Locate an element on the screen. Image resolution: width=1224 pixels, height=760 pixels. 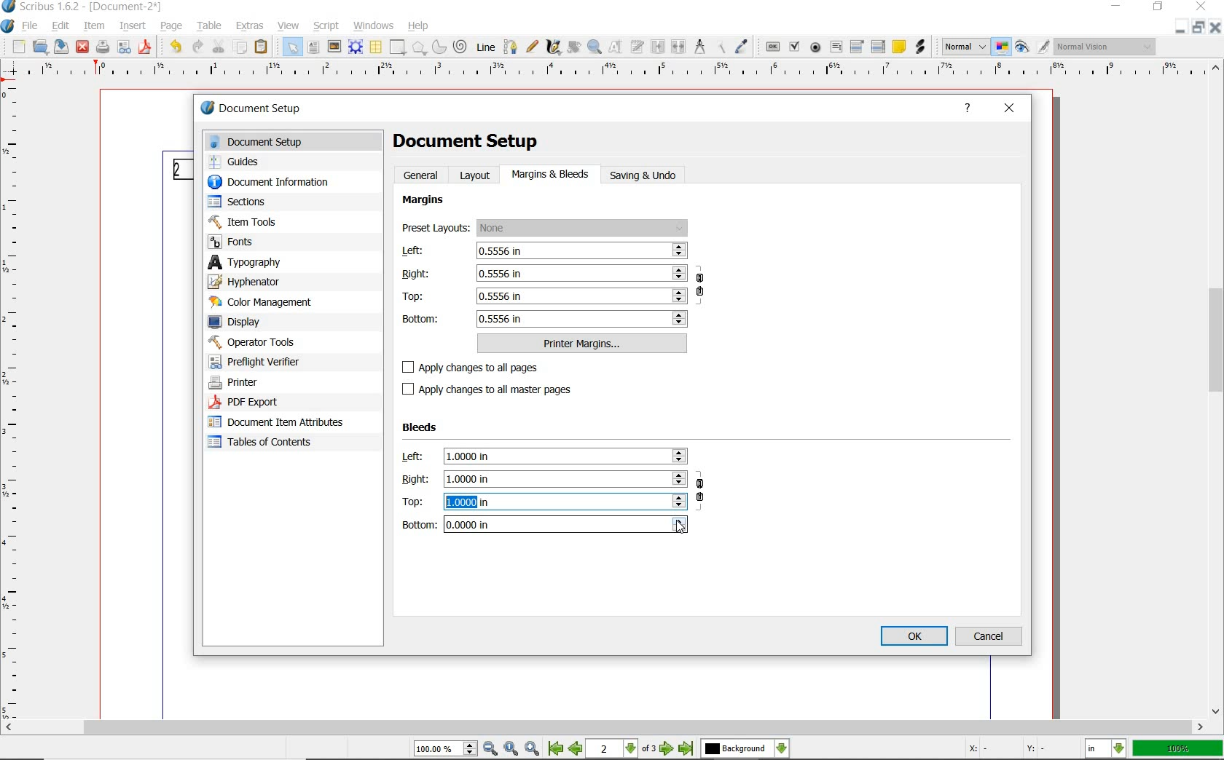
cut is located at coordinates (218, 46).